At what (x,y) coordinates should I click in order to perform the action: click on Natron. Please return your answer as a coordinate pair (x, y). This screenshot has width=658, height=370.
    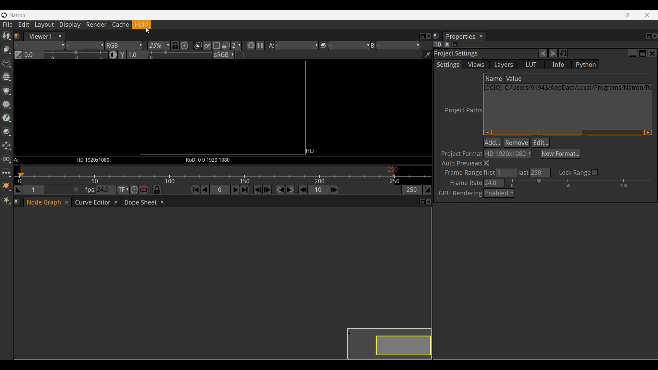
    Looking at the image, I should click on (17, 15).